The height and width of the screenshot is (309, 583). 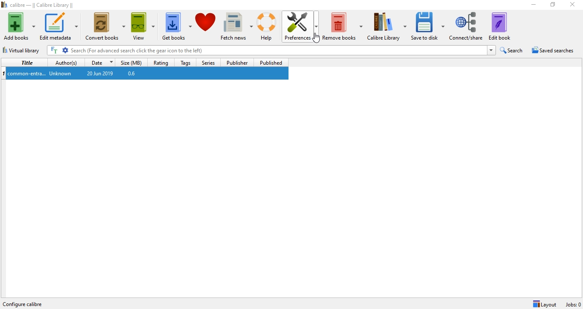 I want to click on Saves searches, so click(x=554, y=51).